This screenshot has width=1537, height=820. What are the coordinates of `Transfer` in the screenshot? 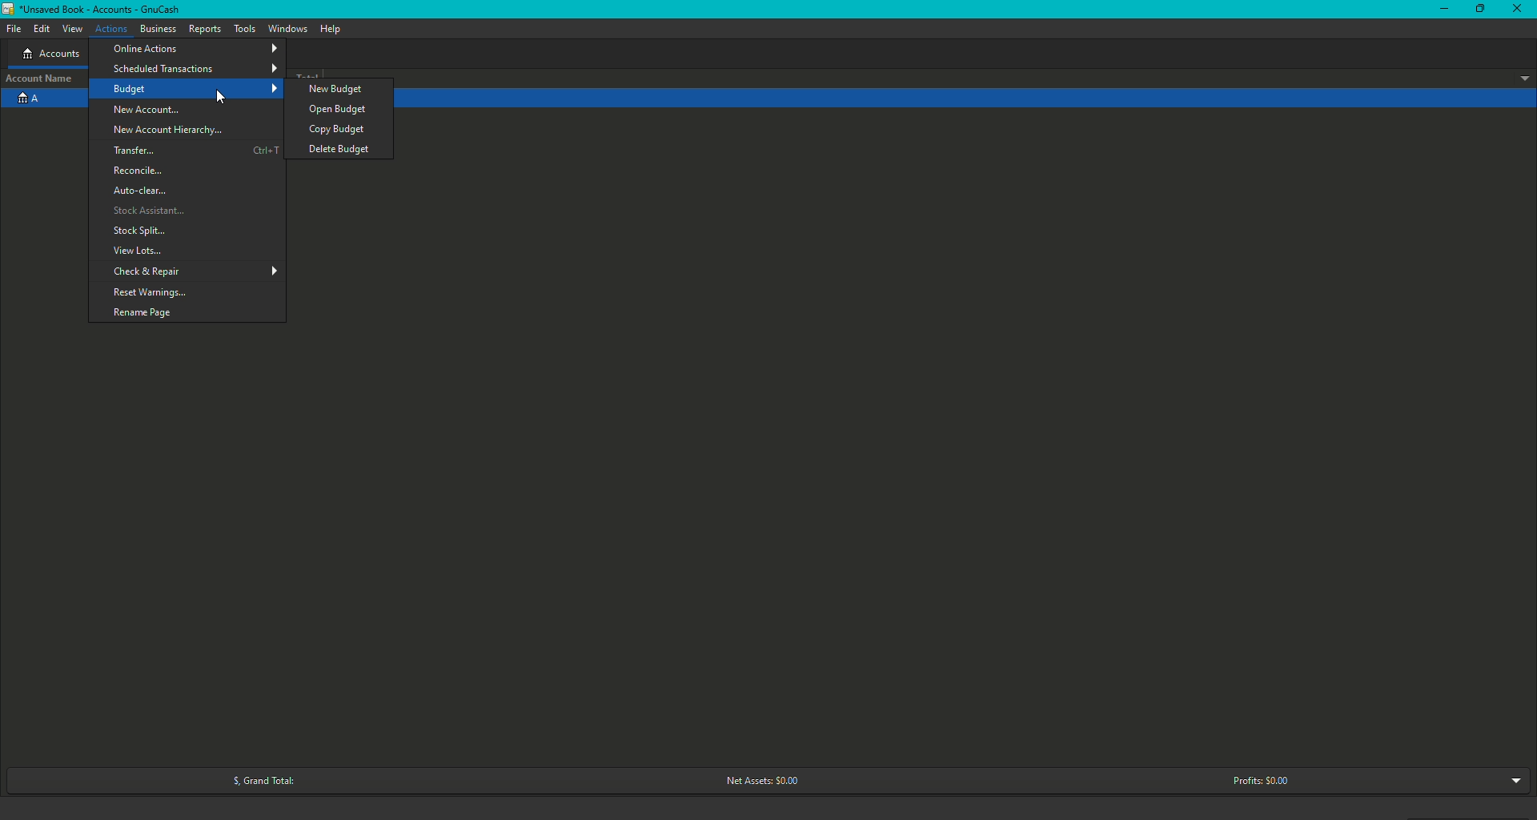 It's located at (195, 151).